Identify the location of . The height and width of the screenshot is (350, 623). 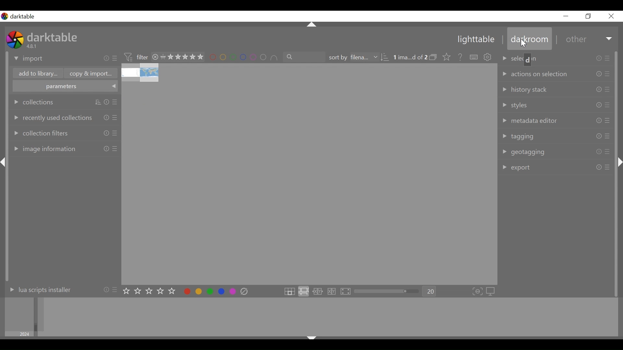
(106, 118).